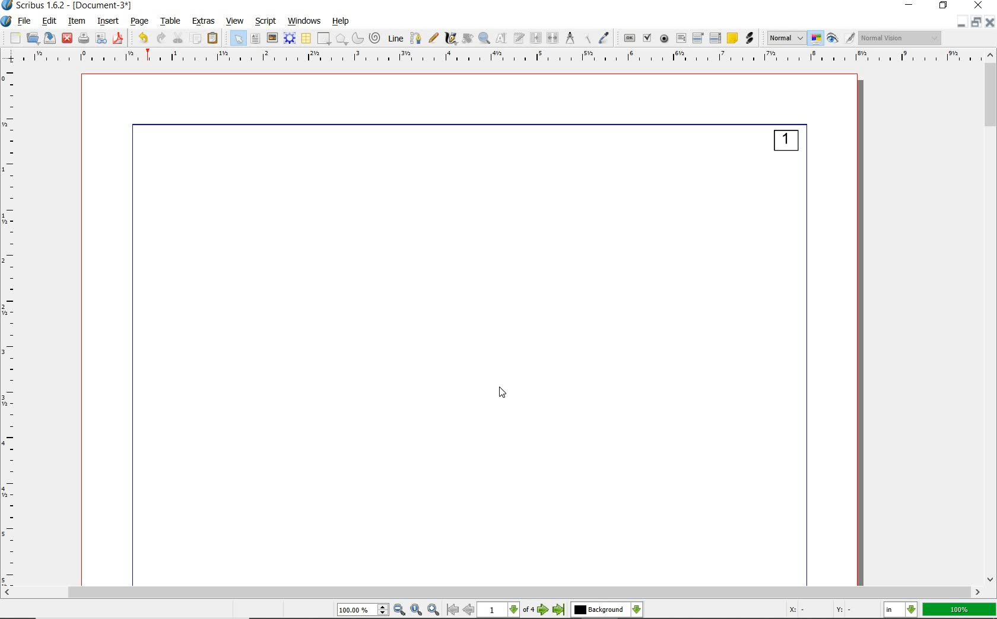 The image size is (997, 619). What do you see at coordinates (26, 21) in the screenshot?
I see `file` at bounding box center [26, 21].